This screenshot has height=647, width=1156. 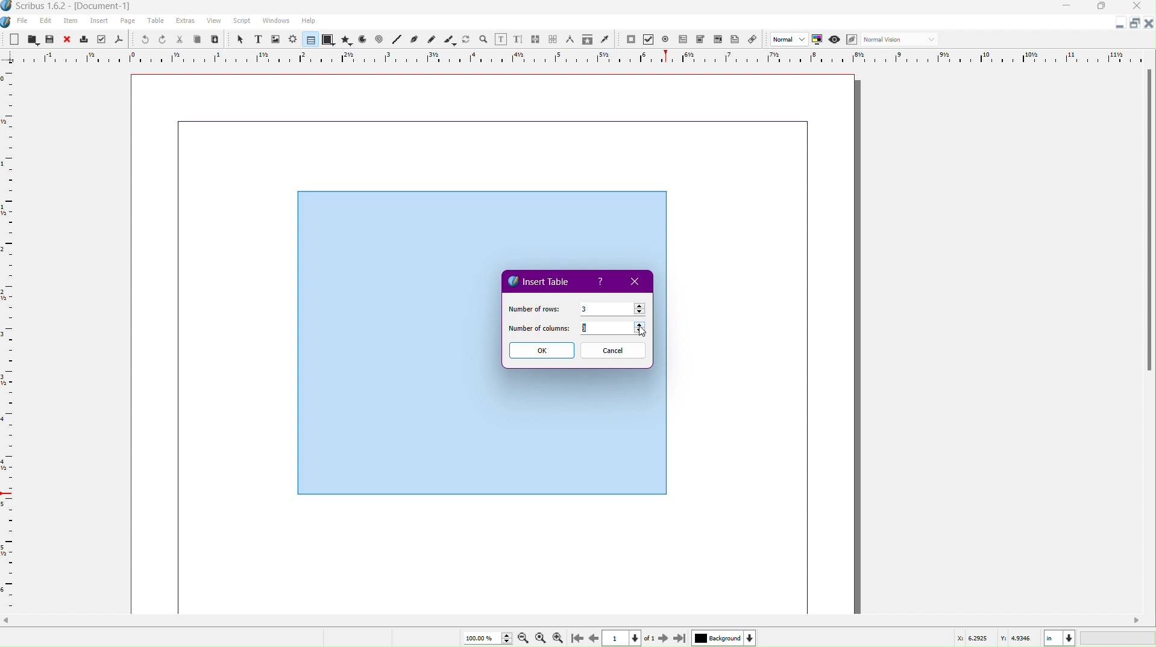 What do you see at coordinates (578, 57) in the screenshot?
I see `Ruler Line` at bounding box center [578, 57].